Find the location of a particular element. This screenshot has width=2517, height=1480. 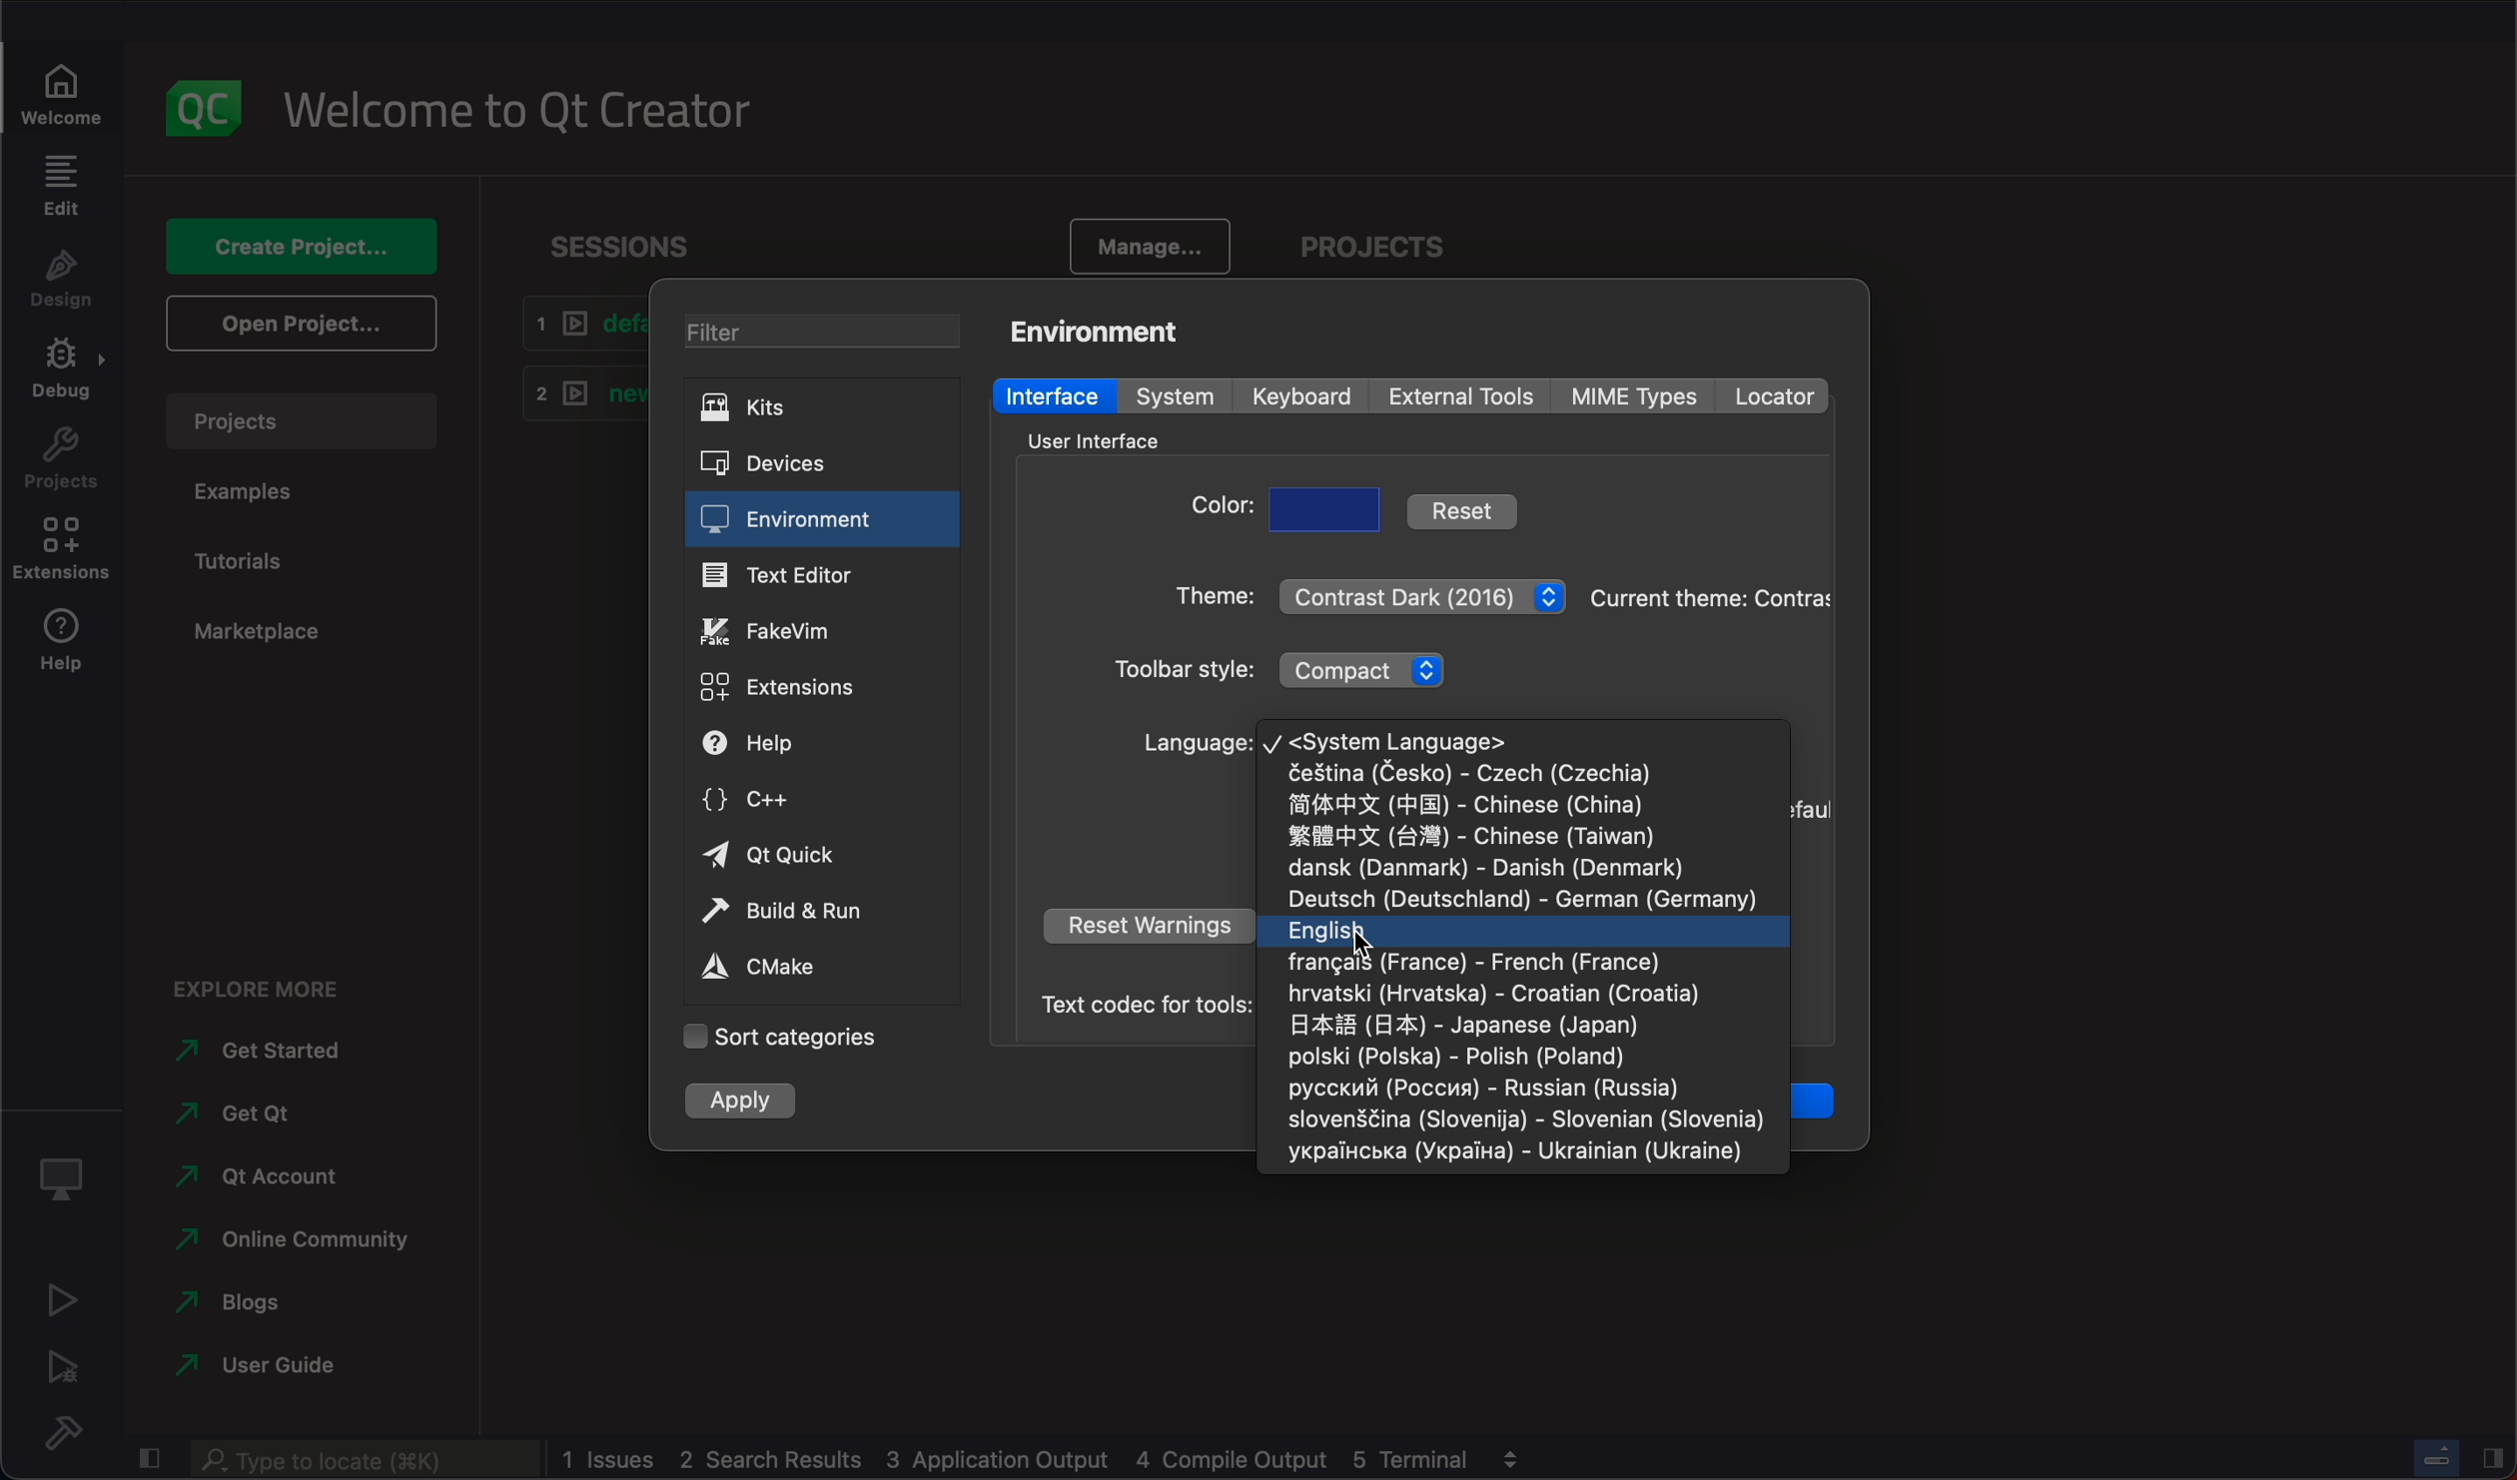

apply is located at coordinates (749, 1098).